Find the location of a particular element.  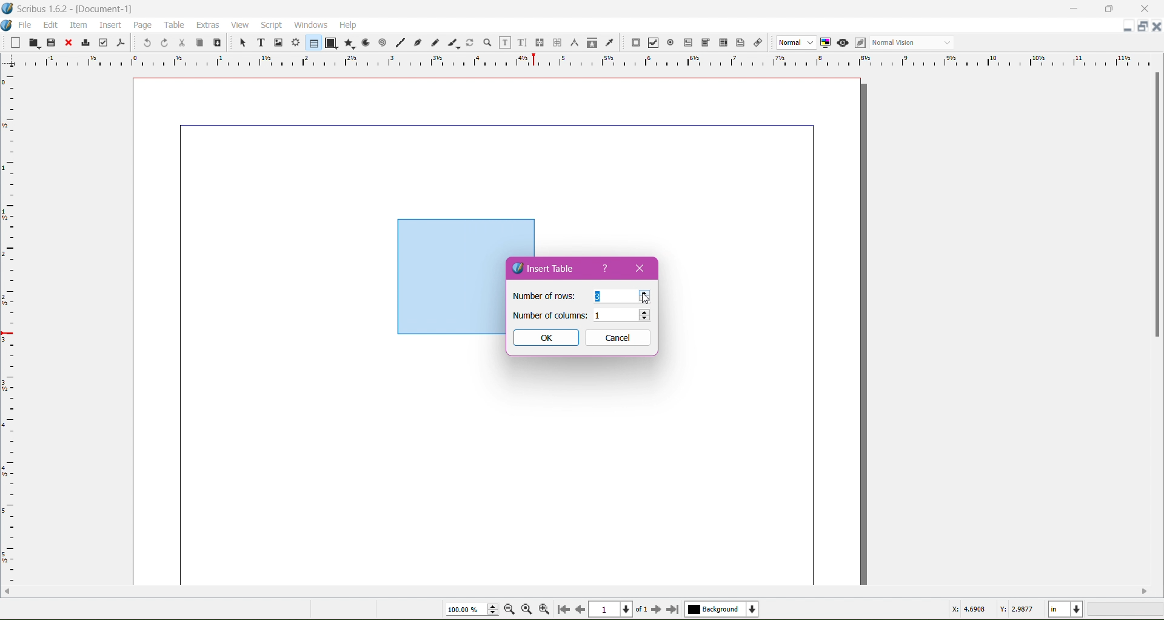

Pdf List Box is located at coordinates (721, 43).